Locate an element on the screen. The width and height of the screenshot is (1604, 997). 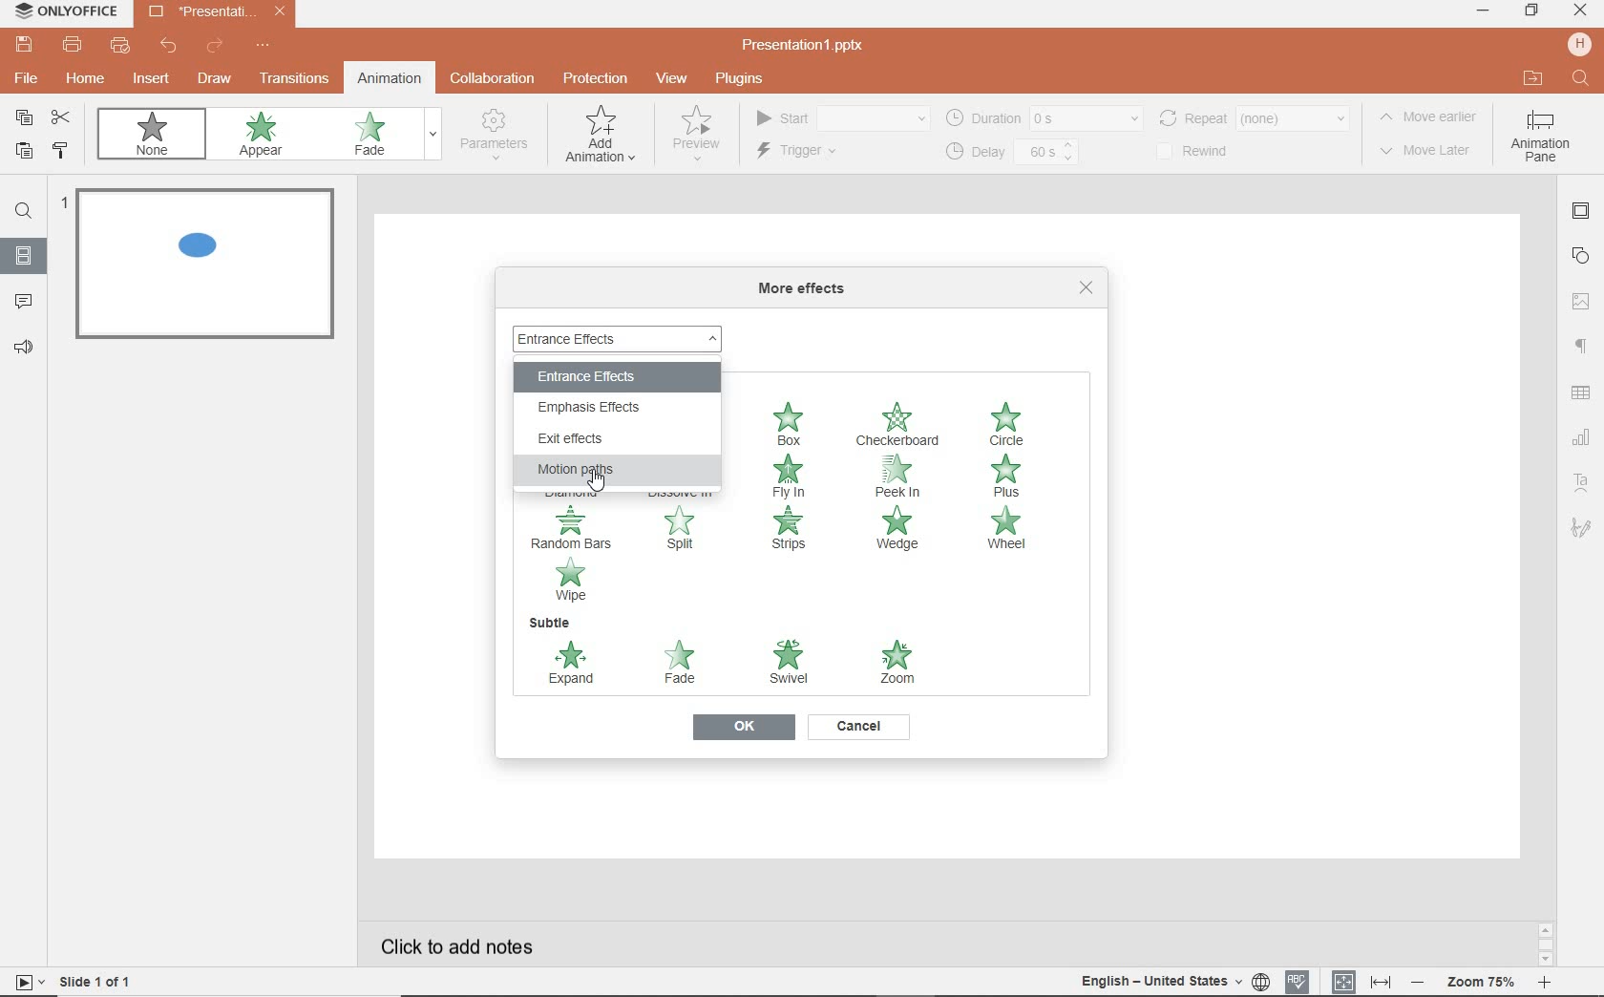
print is located at coordinates (73, 47).